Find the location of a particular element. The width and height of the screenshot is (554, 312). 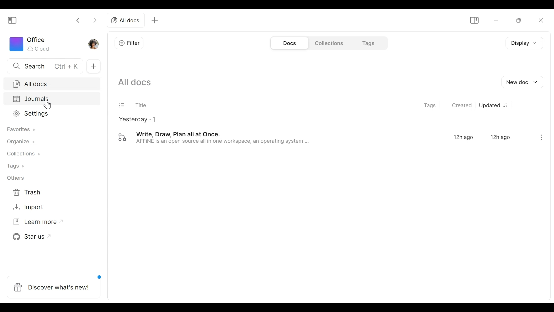

Trash is located at coordinates (27, 192).